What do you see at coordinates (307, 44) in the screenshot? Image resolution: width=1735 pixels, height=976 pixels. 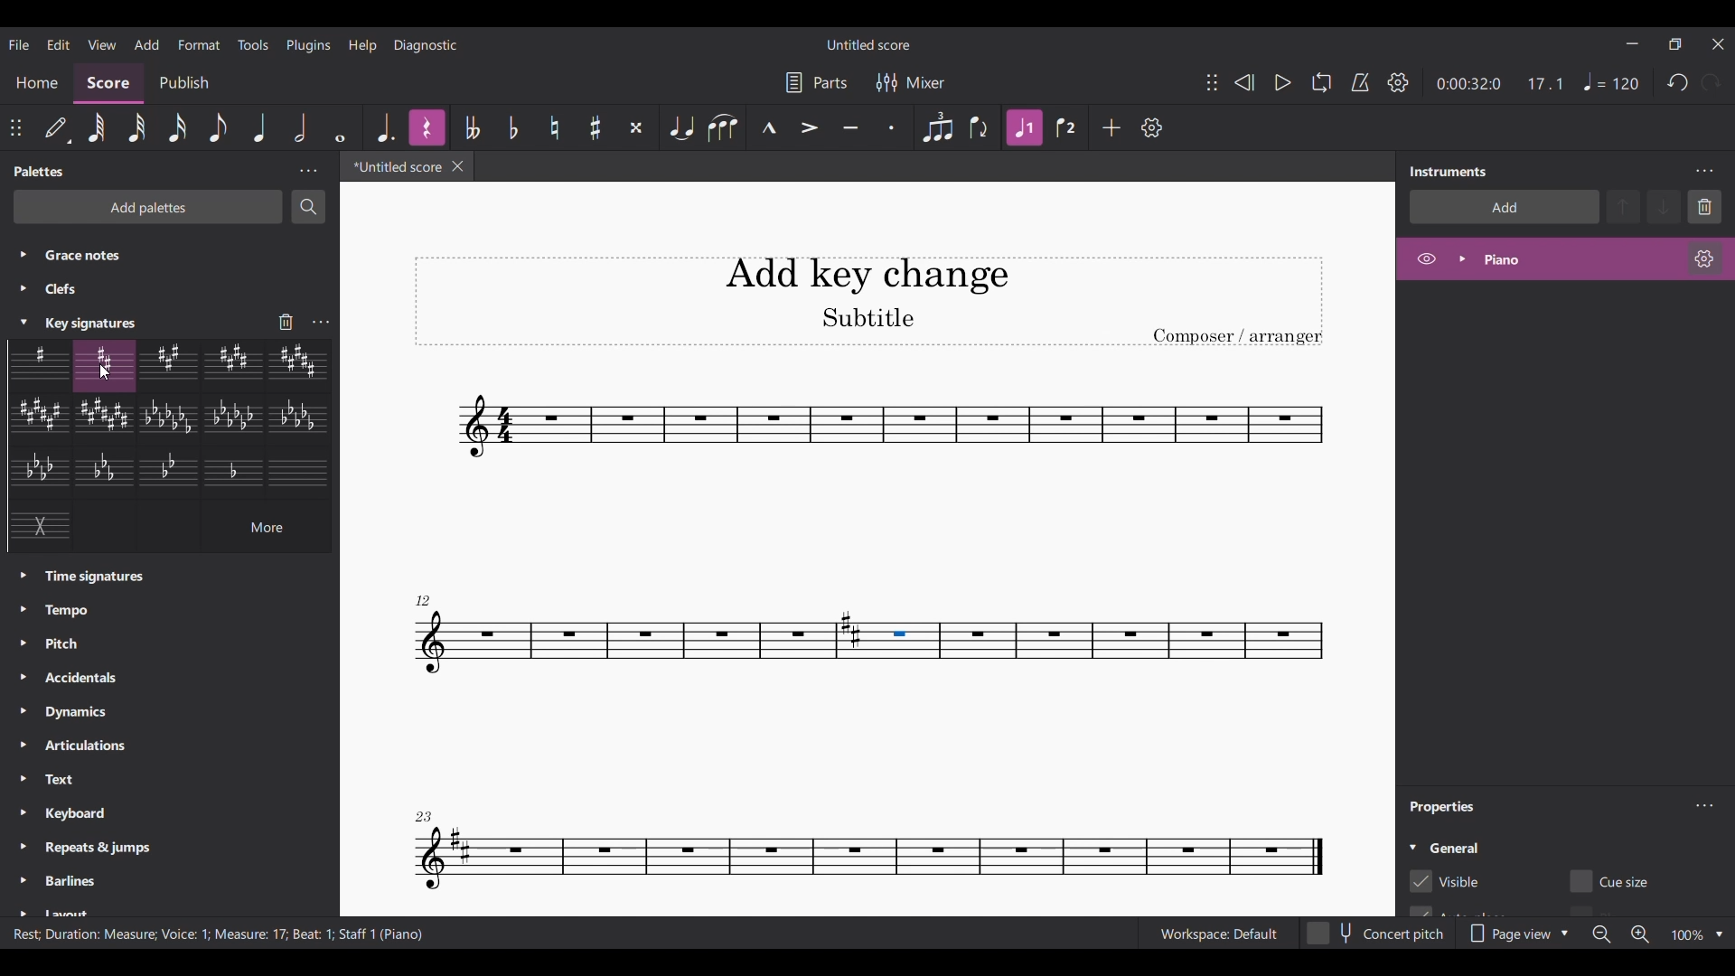 I see `Plugins menu` at bounding box center [307, 44].